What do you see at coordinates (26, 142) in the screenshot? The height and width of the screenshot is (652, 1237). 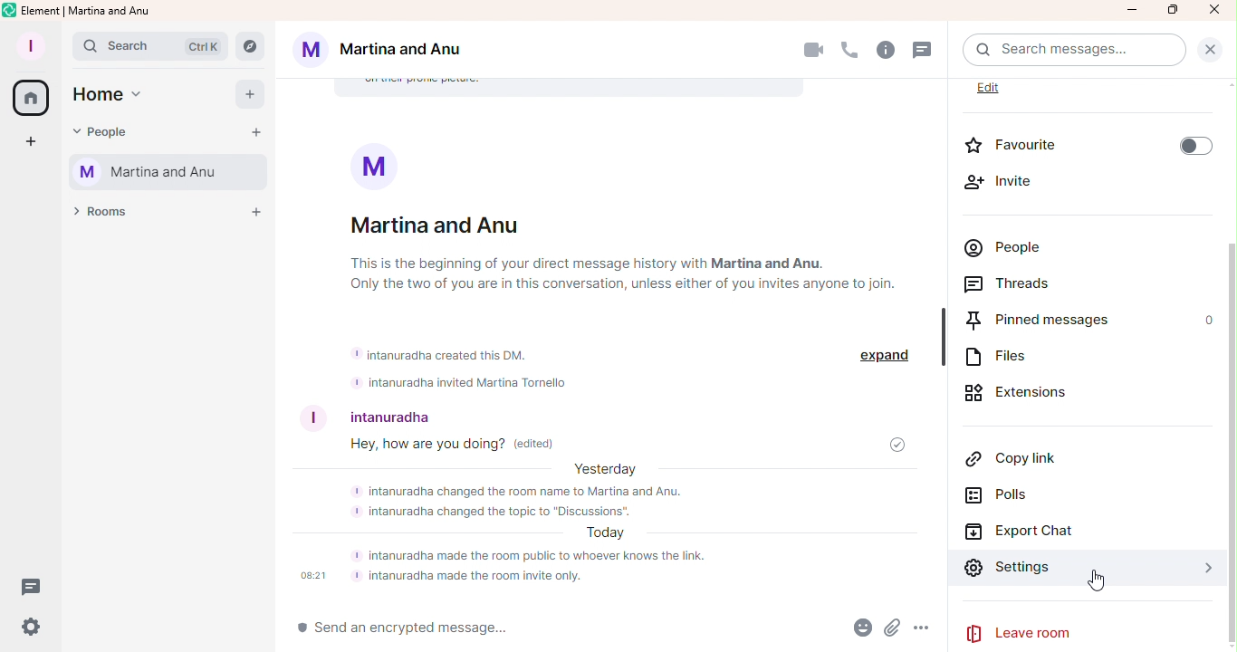 I see `Create a space` at bounding box center [26, 142].